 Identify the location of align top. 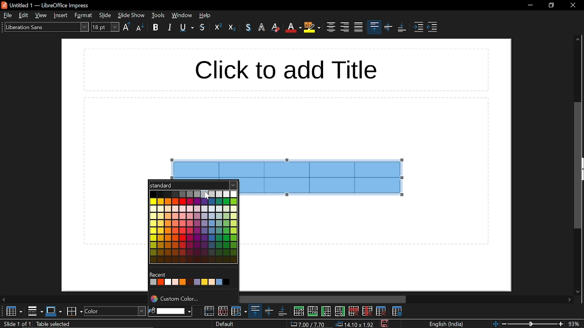
(375, 27).